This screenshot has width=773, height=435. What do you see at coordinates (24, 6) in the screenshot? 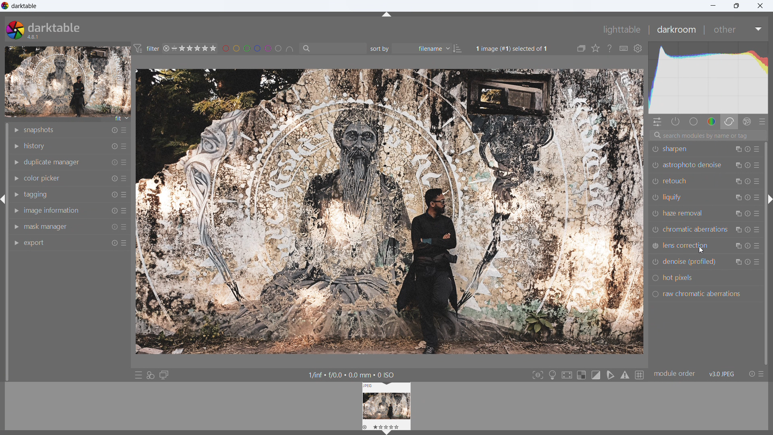
I see `title` at bounding box center [24, 6].